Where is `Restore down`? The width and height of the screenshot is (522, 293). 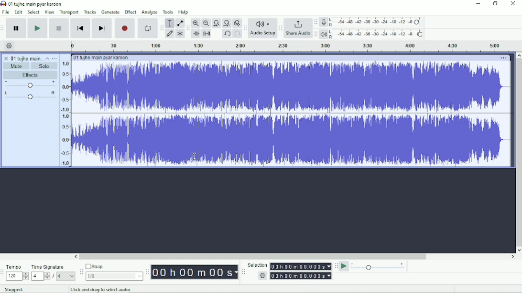 Restore down is located at coordinates (495, 4).